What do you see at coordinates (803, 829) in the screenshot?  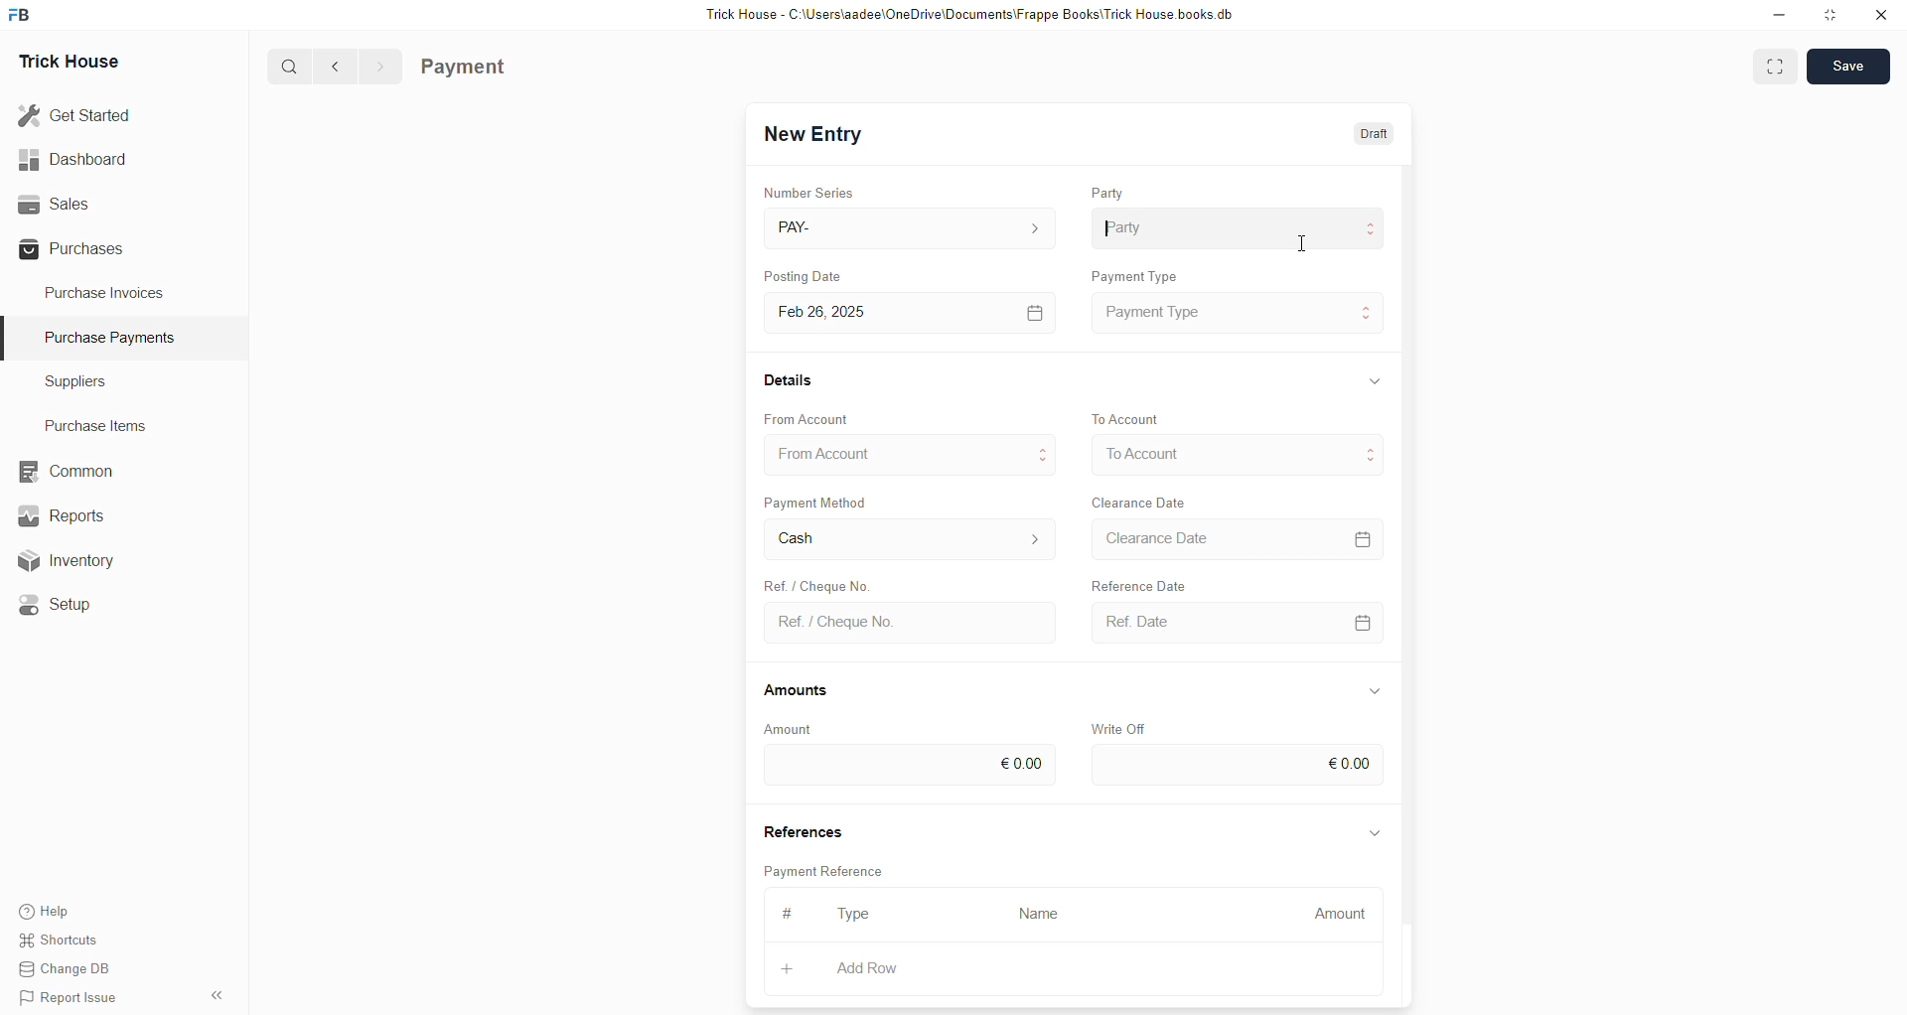 I see `References` at bounding box center [803, 829].